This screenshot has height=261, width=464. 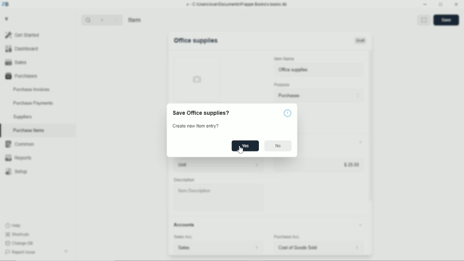 What do you see at coordinates (23, 48) in the screenshot?
I see `dashboard` at bounding box center [23, 48].